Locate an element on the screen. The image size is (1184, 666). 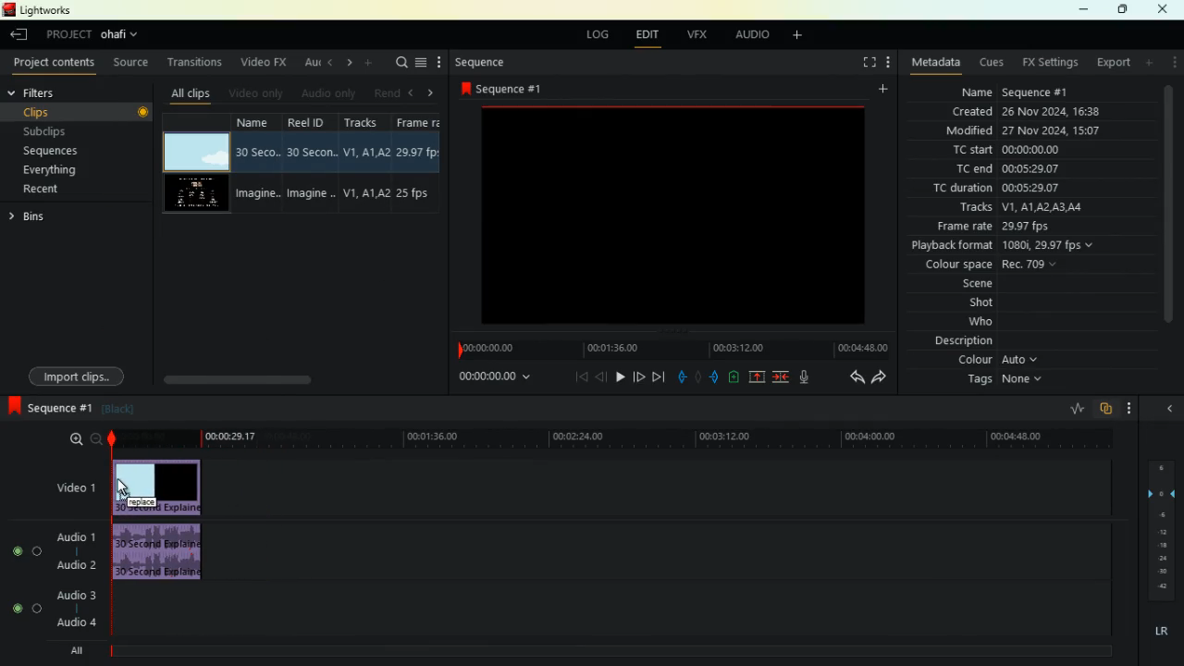
push is located at coordinates (713, 376).